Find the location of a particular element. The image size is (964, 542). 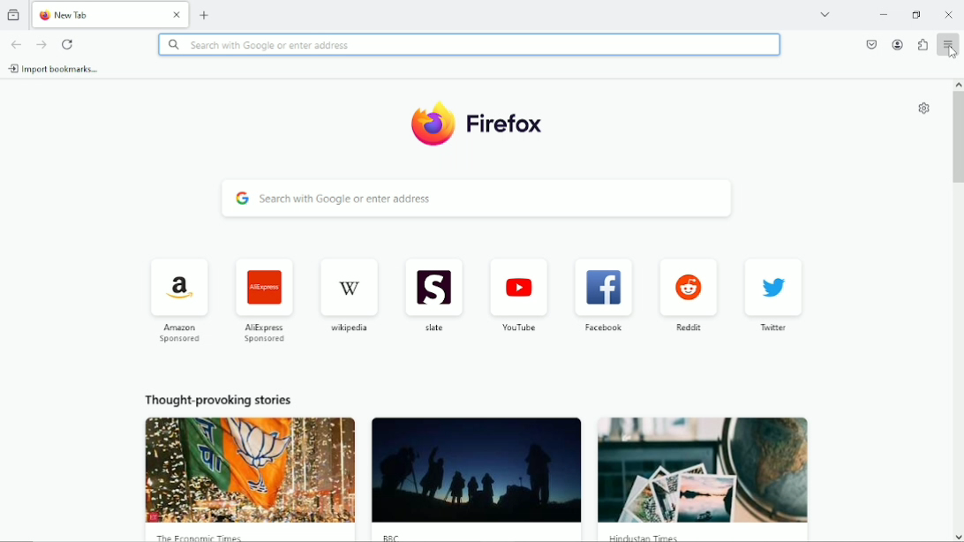

Reddit is located at coordinates (689, 291).